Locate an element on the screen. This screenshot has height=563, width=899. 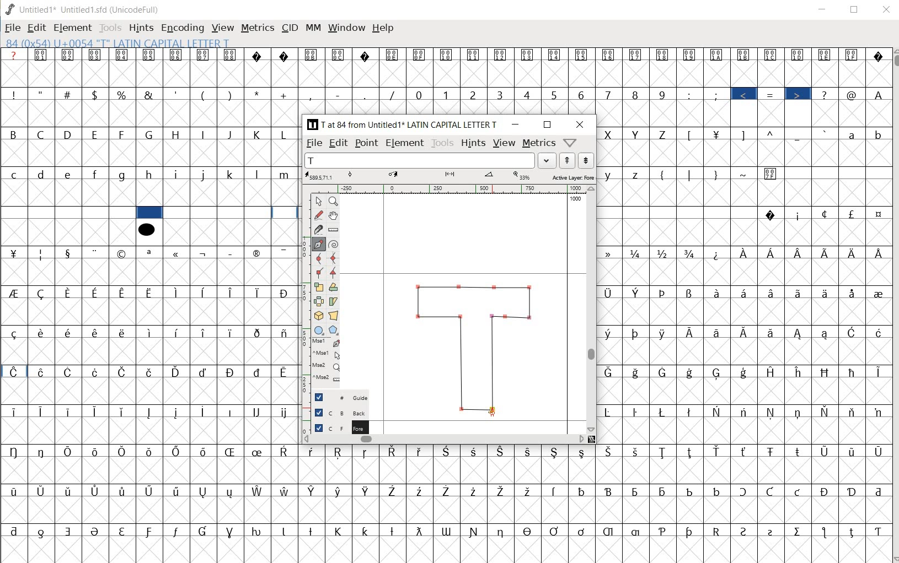
Symbol is located at coordinates (178, 492).